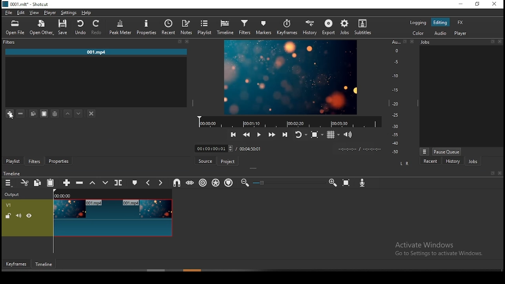  What do you see at coordinates (206, 28) in the screenshot?
I see `playlist` at bounding box center [206, 28].